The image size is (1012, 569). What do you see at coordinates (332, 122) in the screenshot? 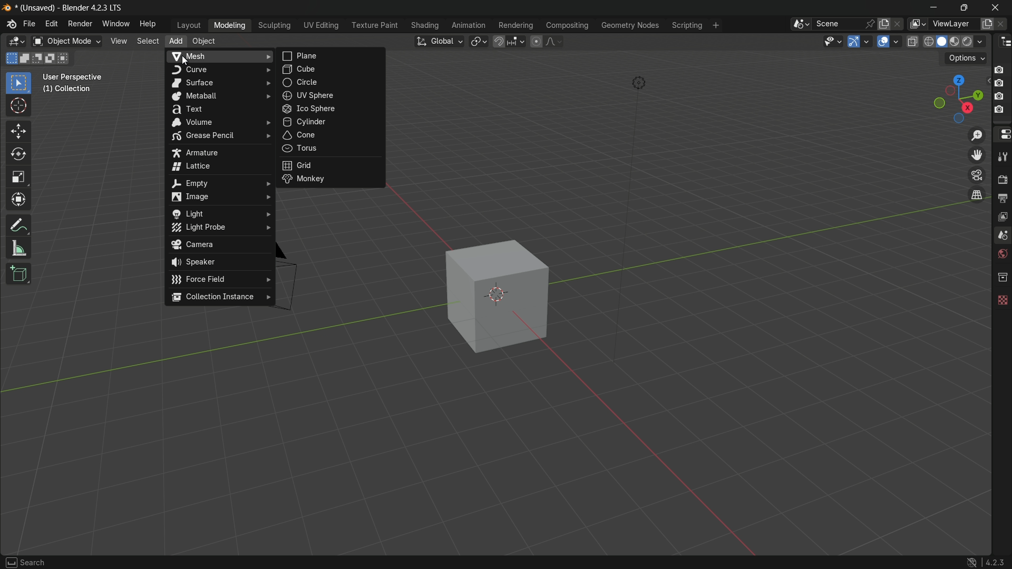
I see `cylinder` at bounding box center [332, 122].